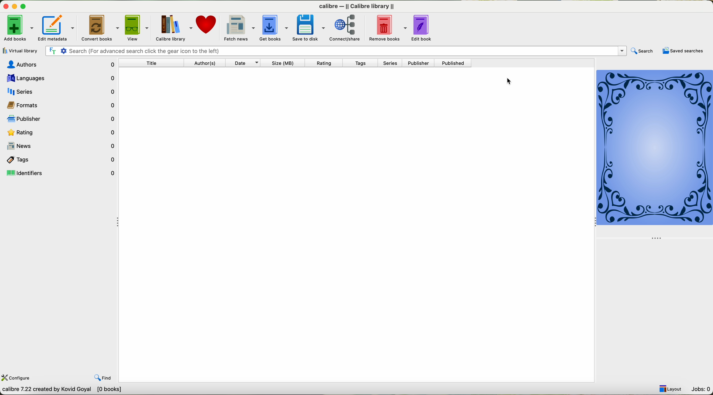 This screenshot has width=713, height=395. I want to click on calibre — || Calibre Library ||, so click(356, 6).